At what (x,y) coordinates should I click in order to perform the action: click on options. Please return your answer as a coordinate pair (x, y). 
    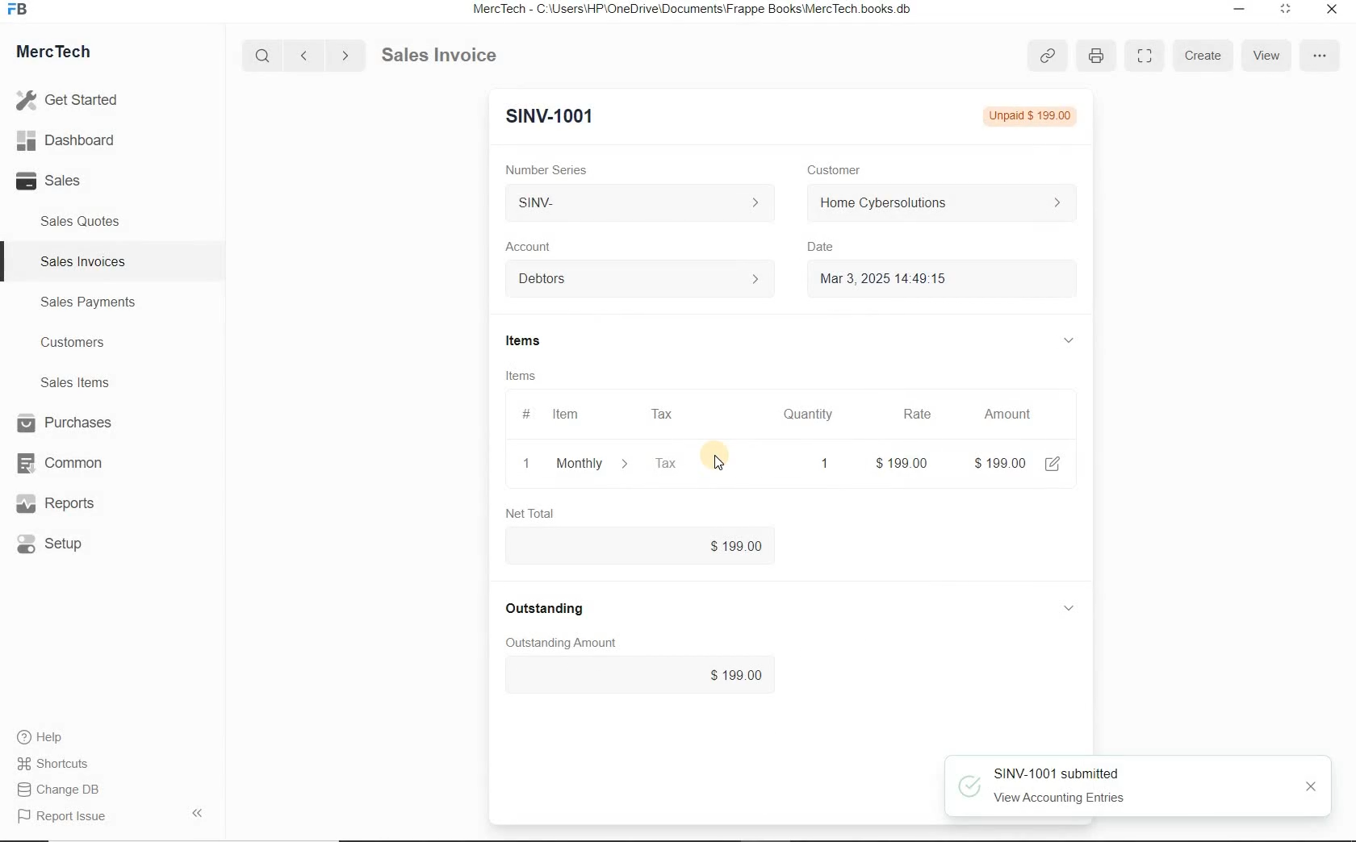
    Looking at the image, I should click on (1320, 55).